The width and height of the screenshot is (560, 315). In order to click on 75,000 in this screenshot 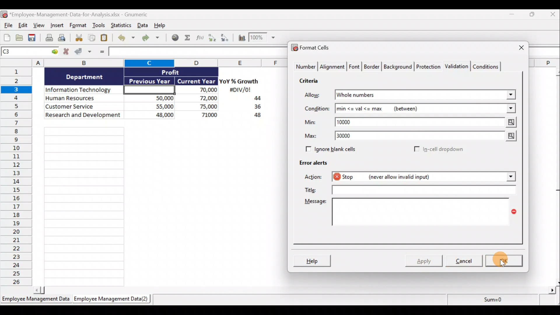, I will do `click(200, 107)`.